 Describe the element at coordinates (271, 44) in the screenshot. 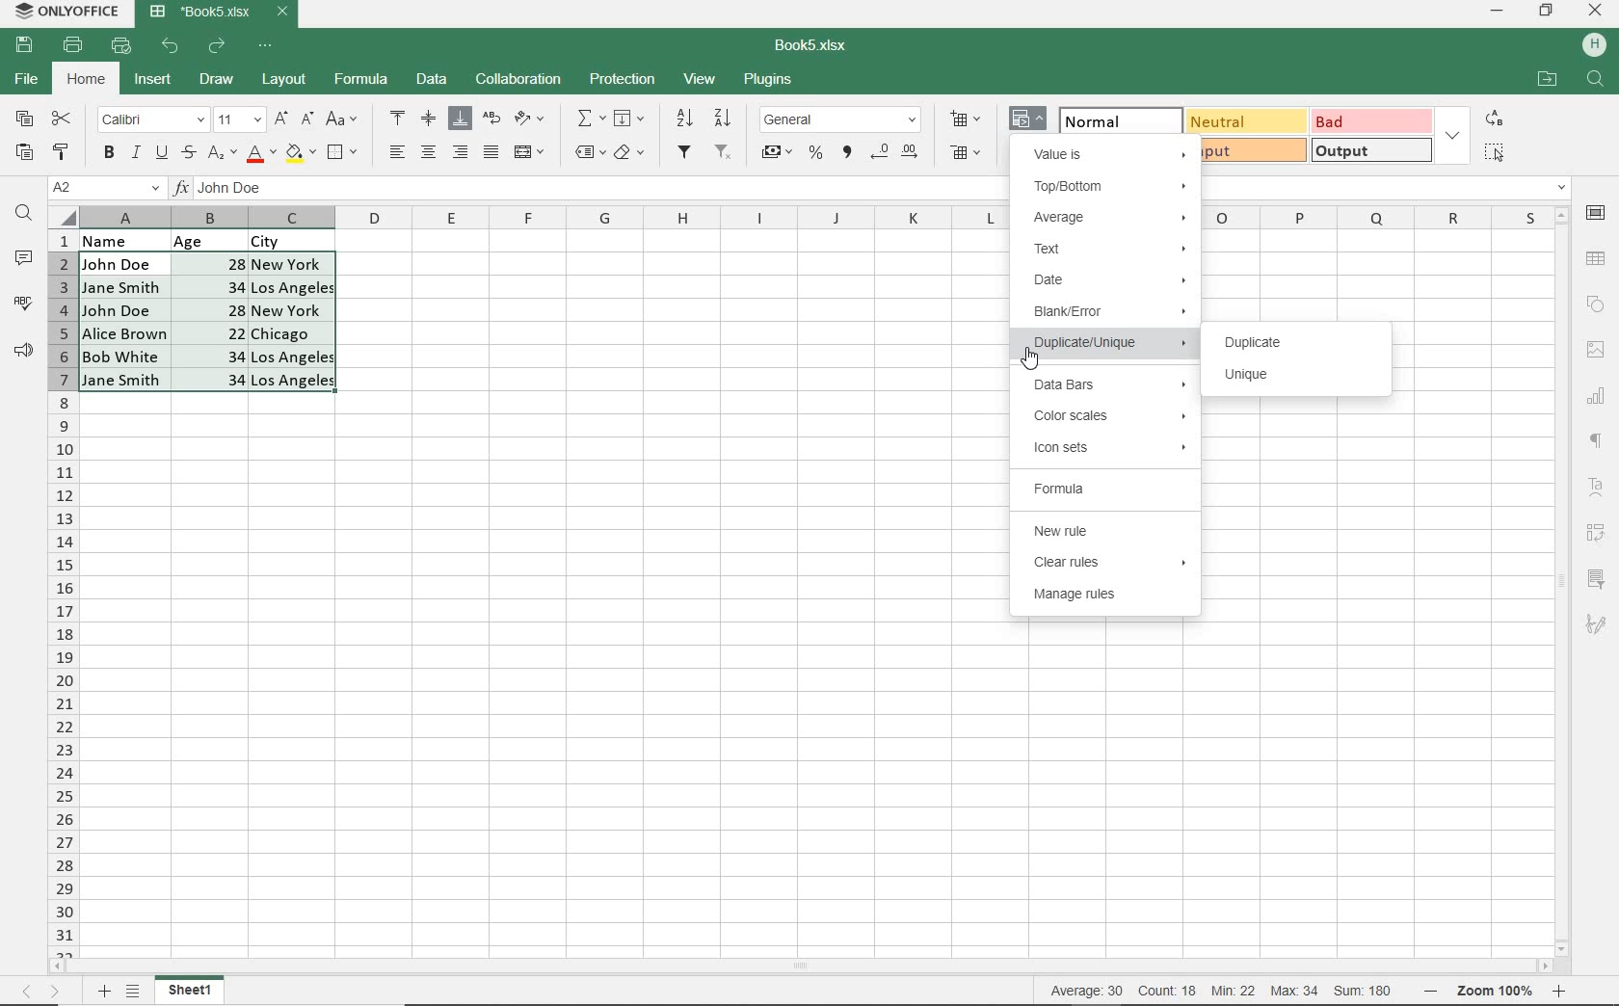

I see `CUSTOMIZE QUICK ACCESS TOOLBAR` at that location.